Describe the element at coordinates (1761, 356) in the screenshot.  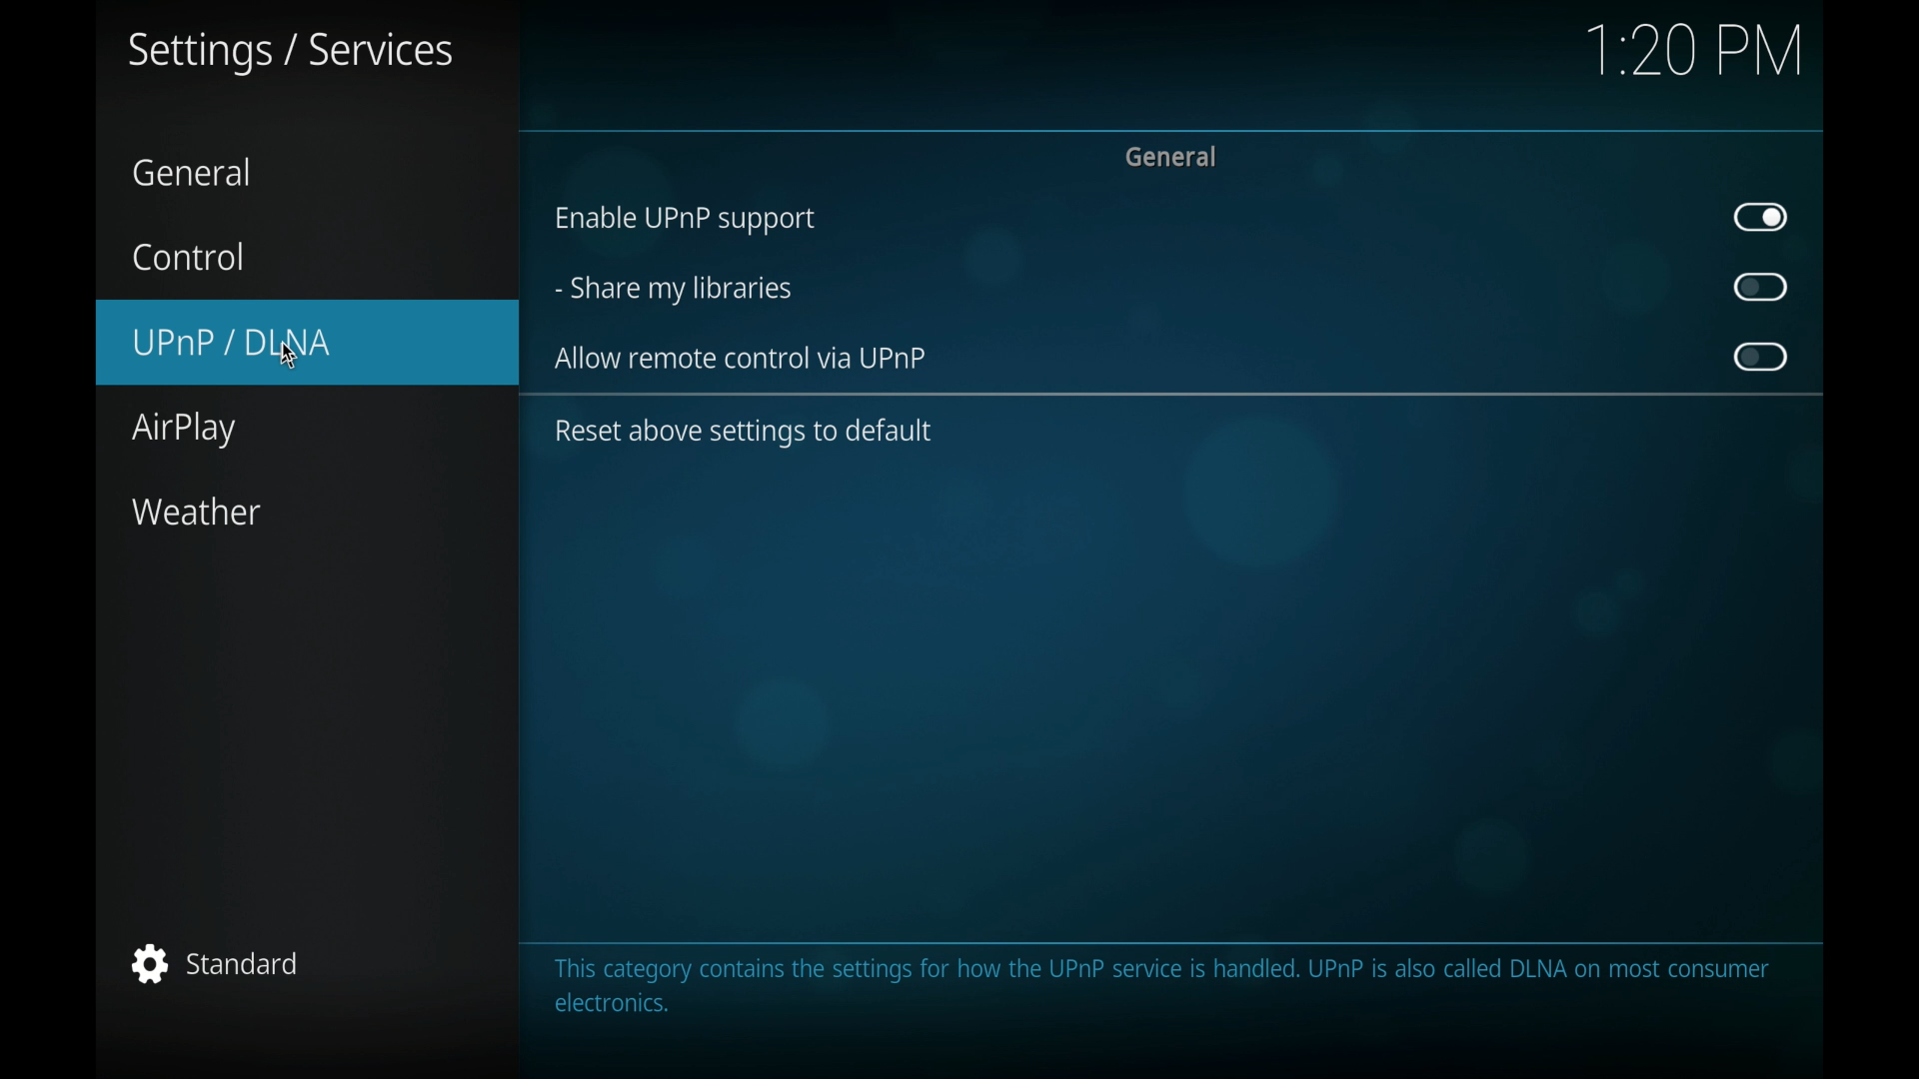
I see `toggle button` at that location.